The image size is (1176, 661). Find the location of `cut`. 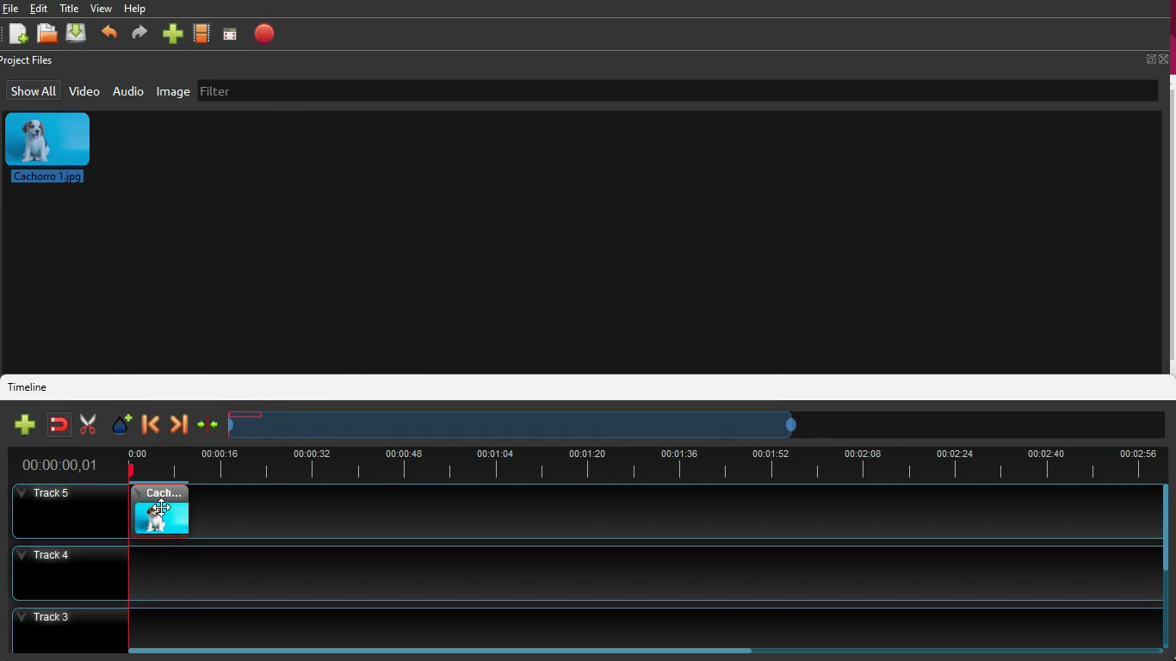

cut is located at coordinates (87, 423).